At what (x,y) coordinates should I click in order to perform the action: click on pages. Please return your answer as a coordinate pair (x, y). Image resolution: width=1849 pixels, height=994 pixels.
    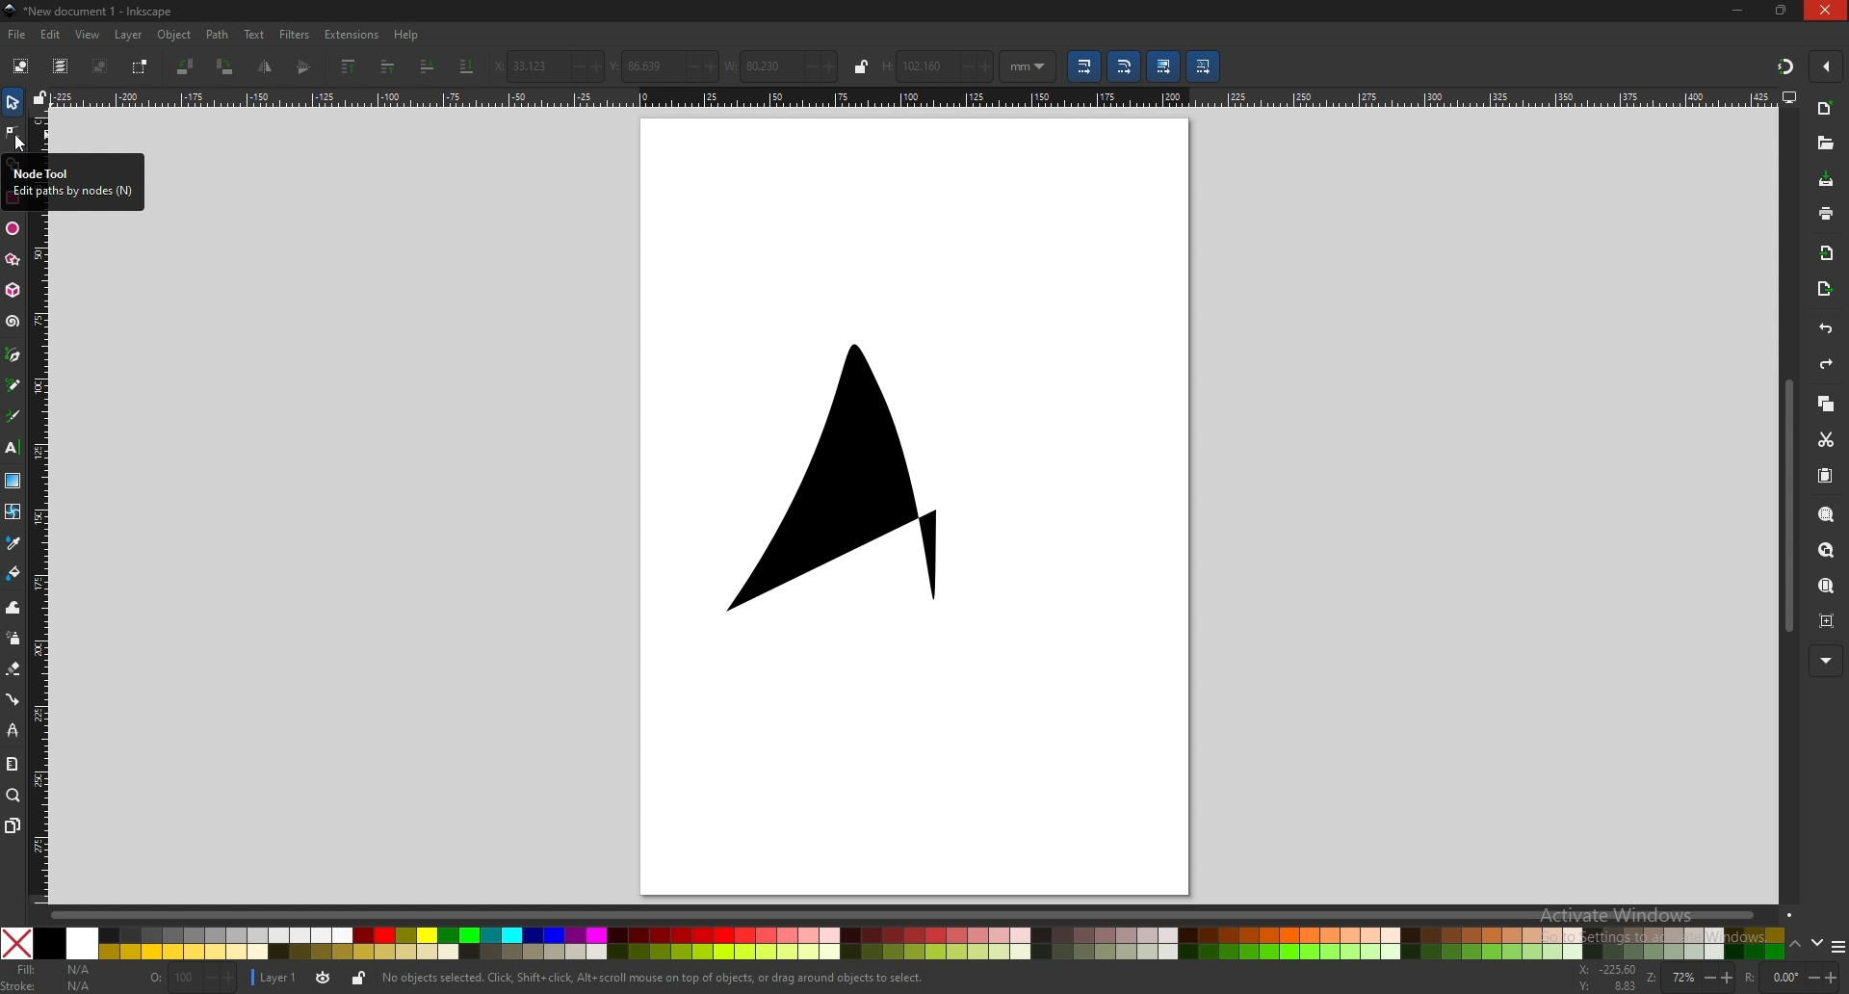
    Looking at the image, I should click on (13, 826).